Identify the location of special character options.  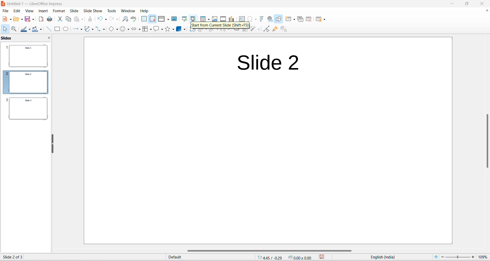
(257, 19).